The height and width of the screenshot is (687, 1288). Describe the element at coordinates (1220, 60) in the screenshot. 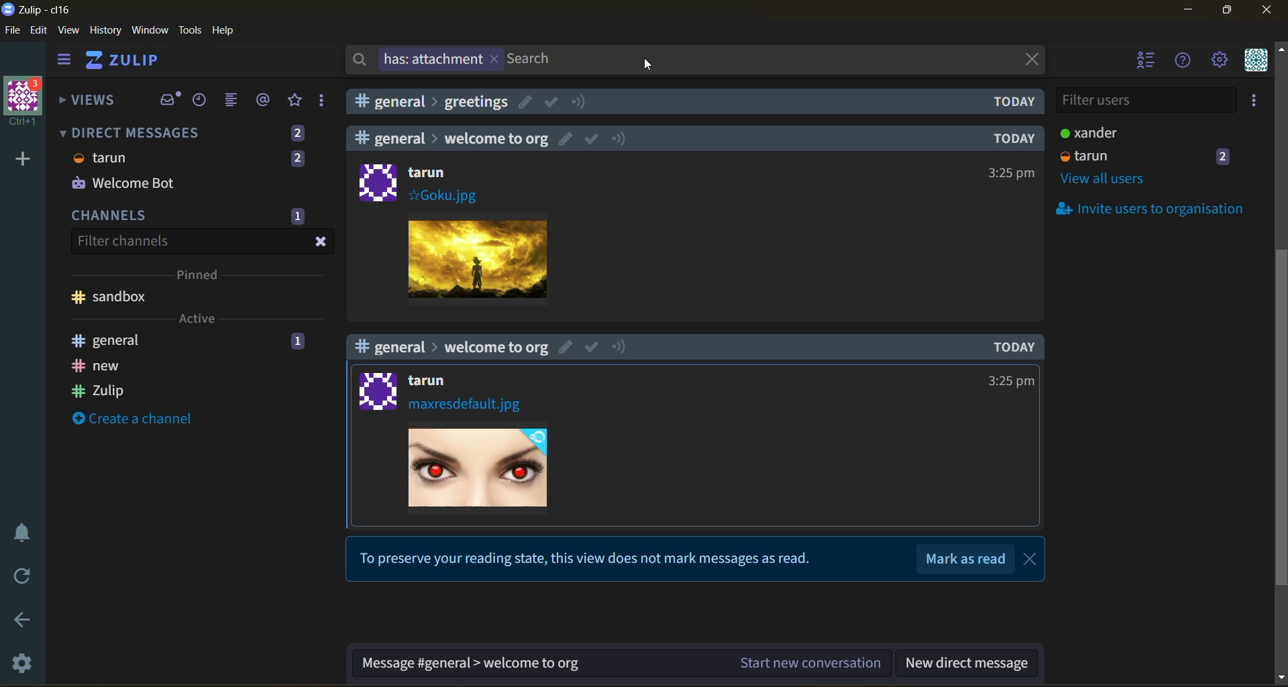

I see `settings` at that location.